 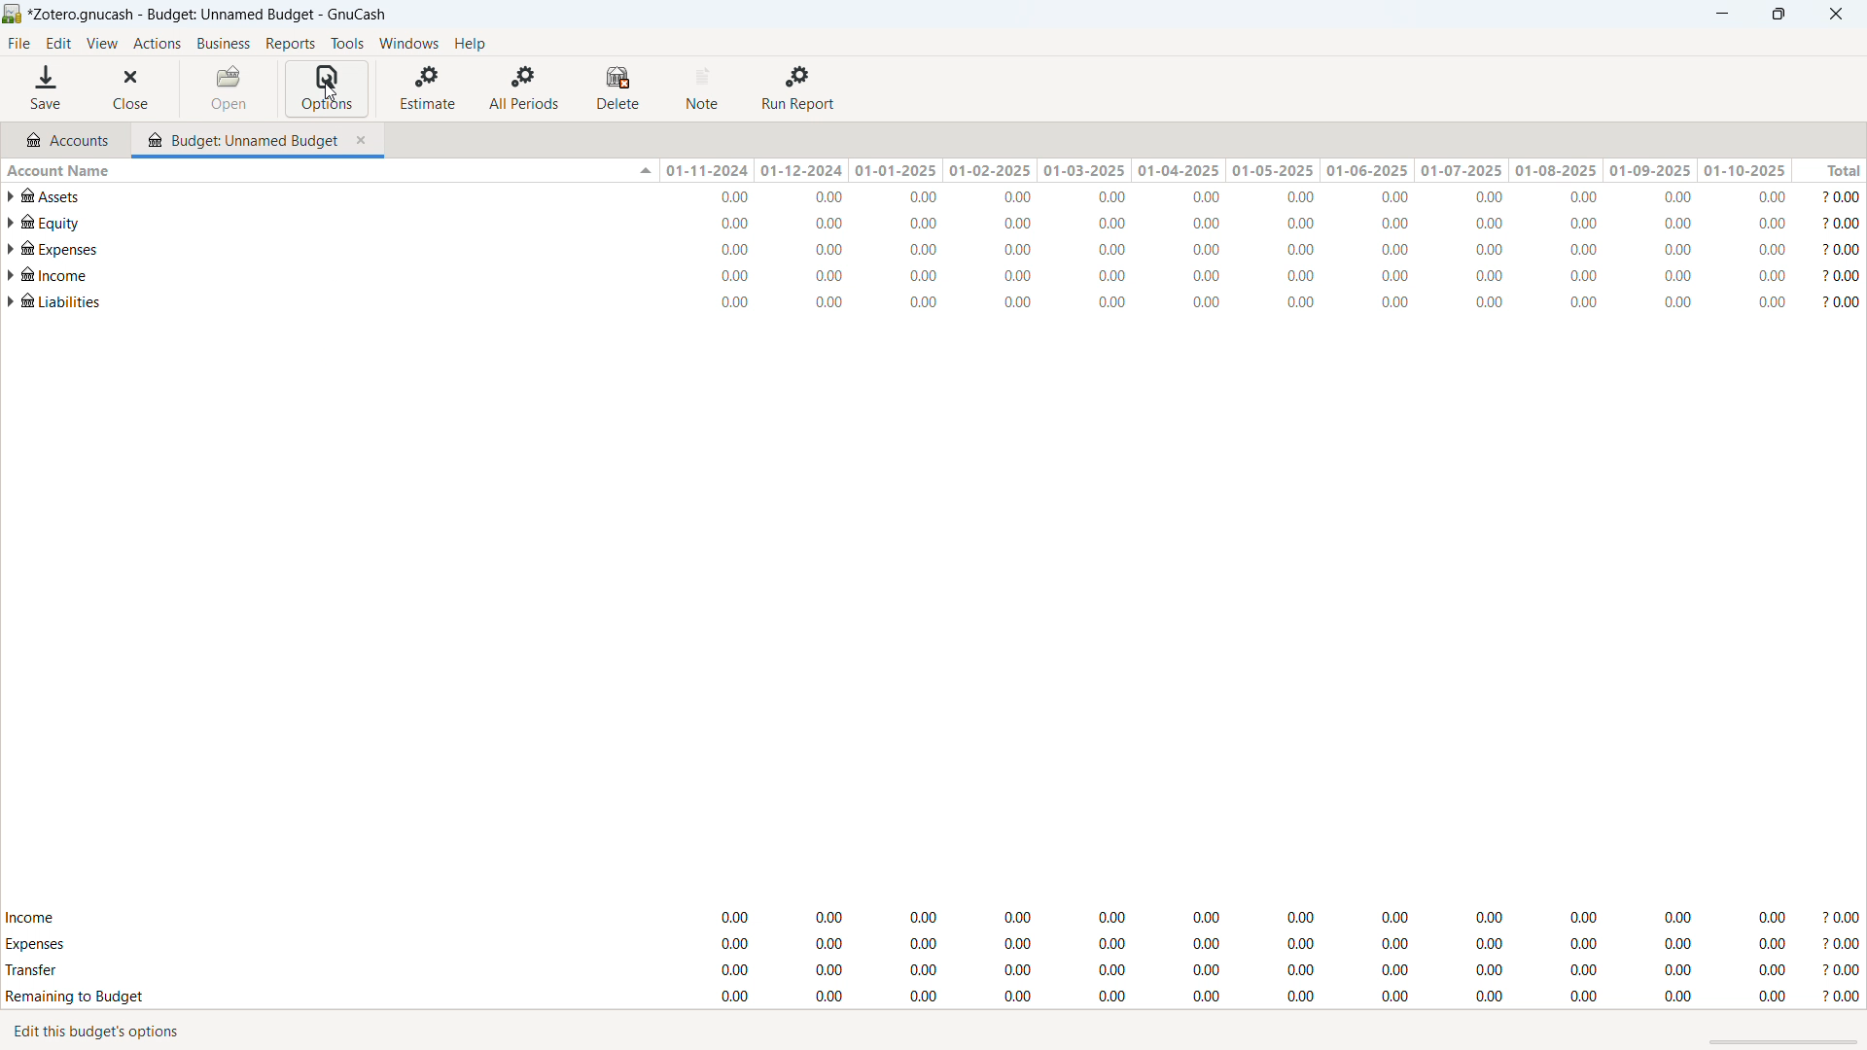 I want to click on 01-11-2024, so click(x=706, y=171).